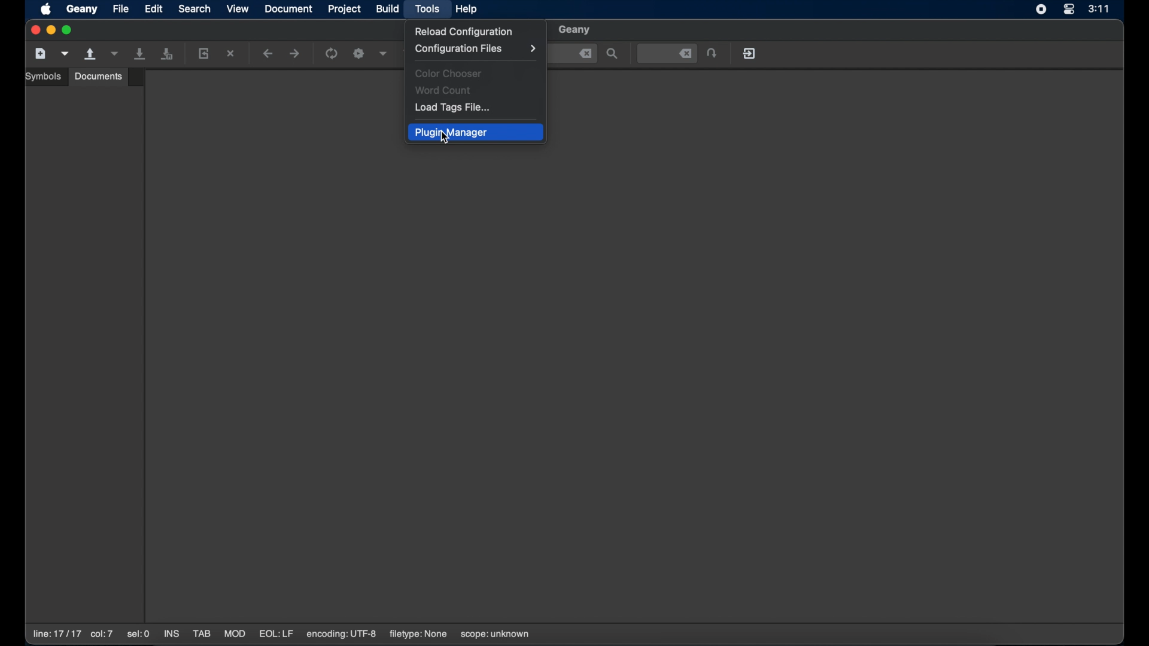  I want to click on build the current file, so click(360, 54).